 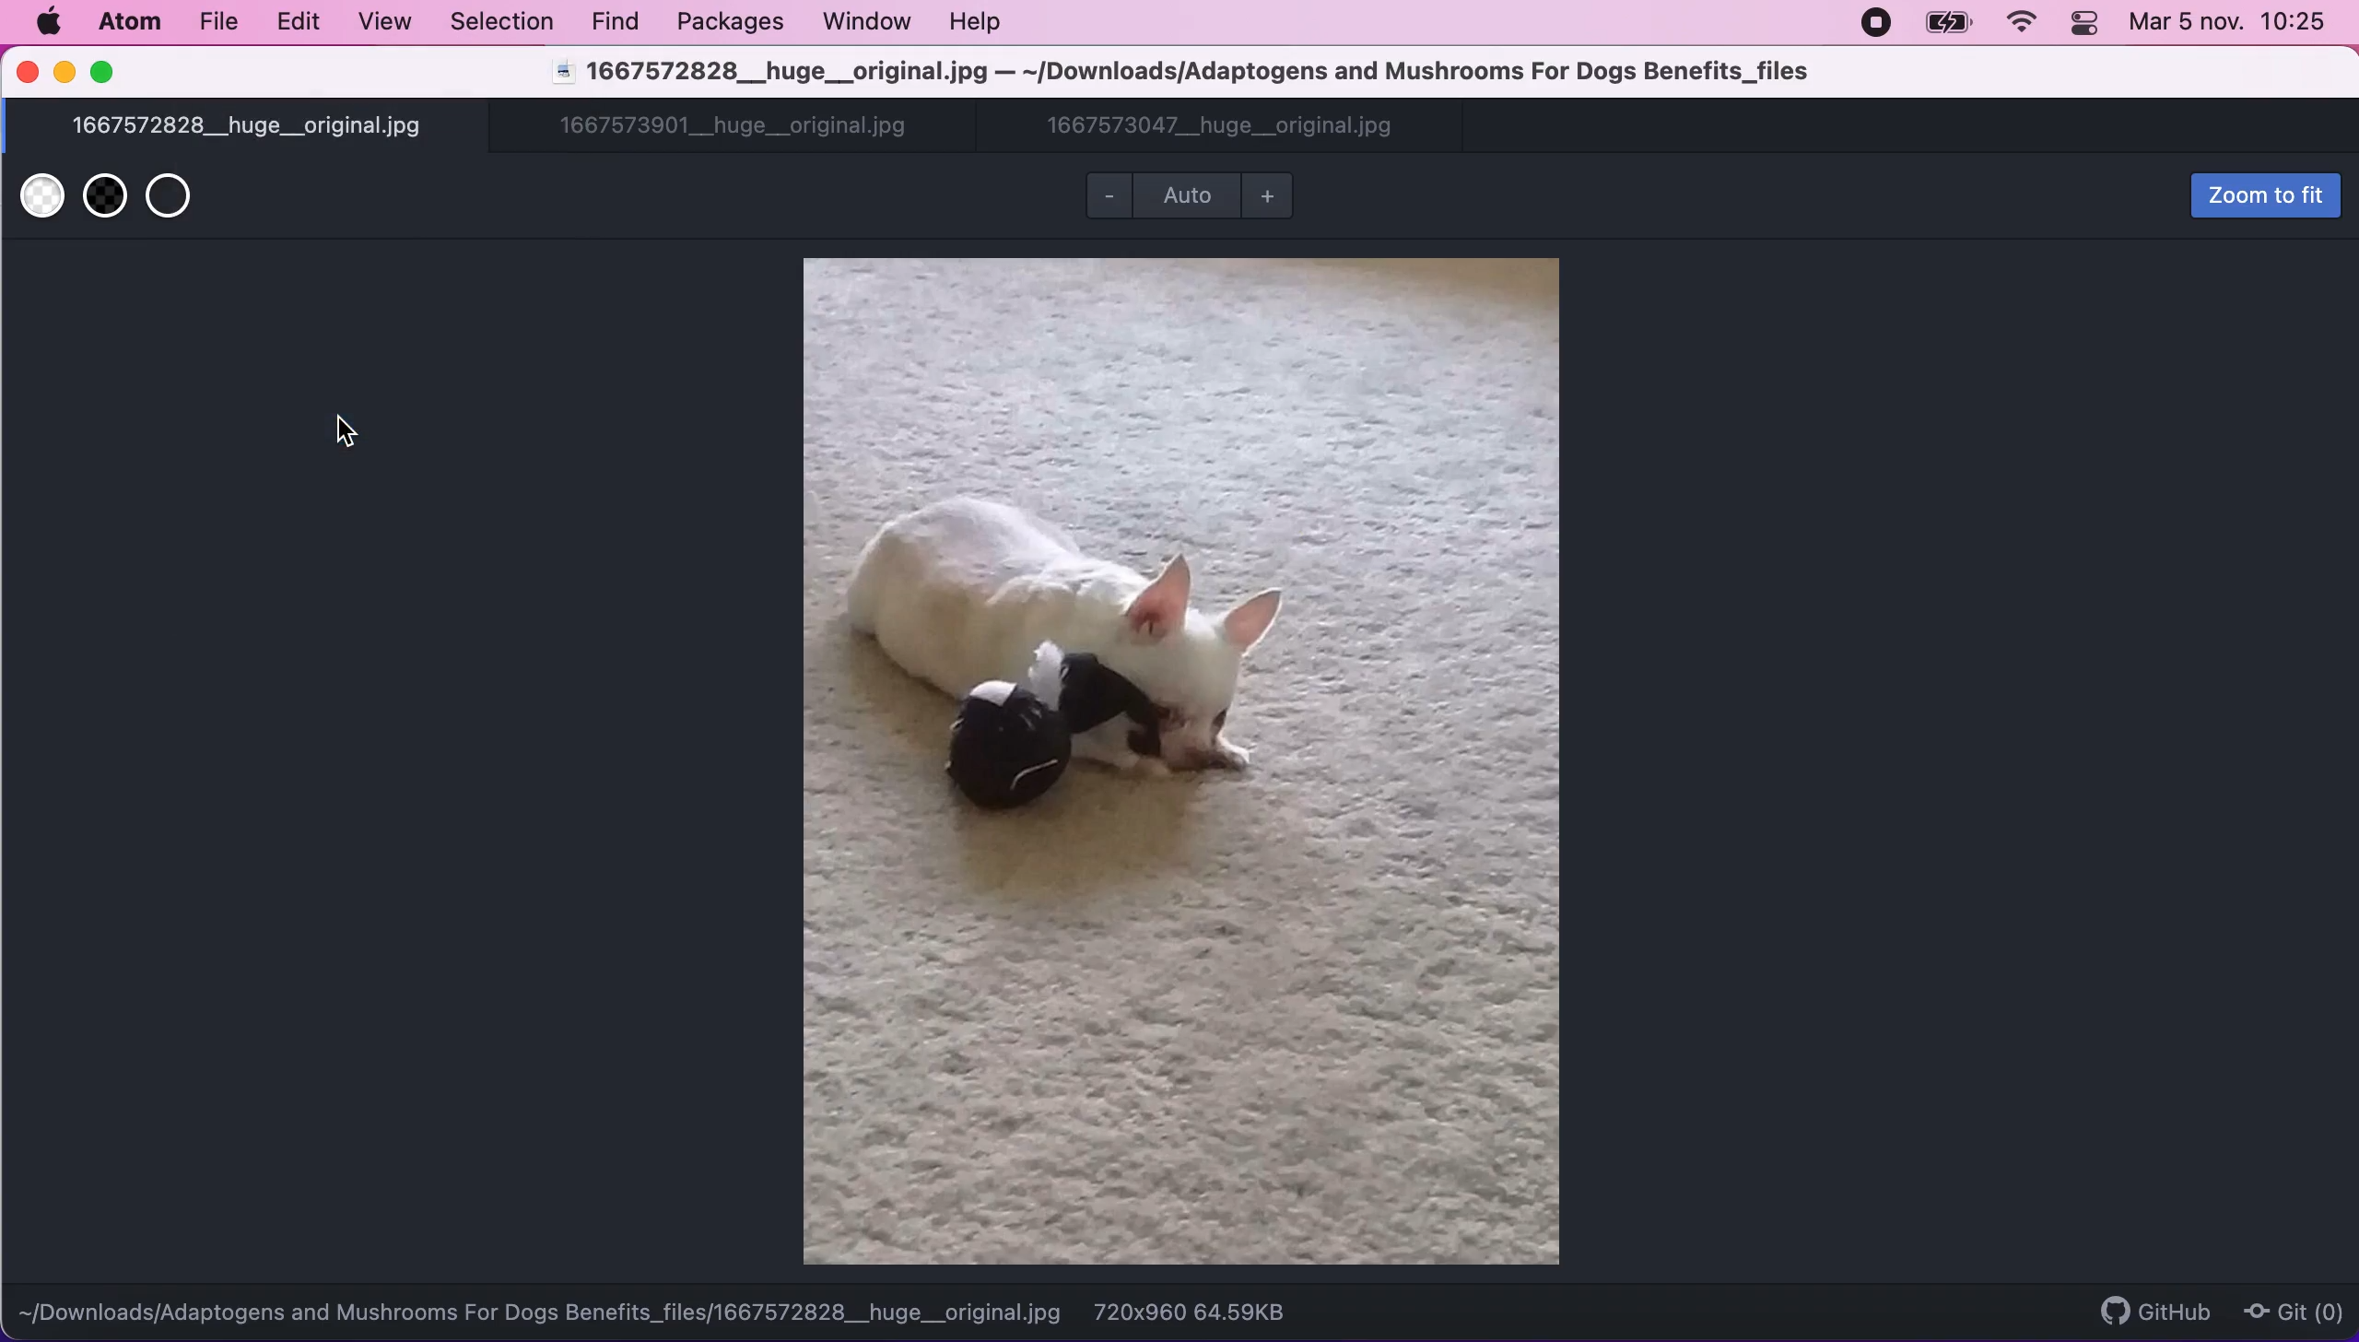 I want to click on 1667573047__huge__original.jpg, so click(x=1222, y=129).